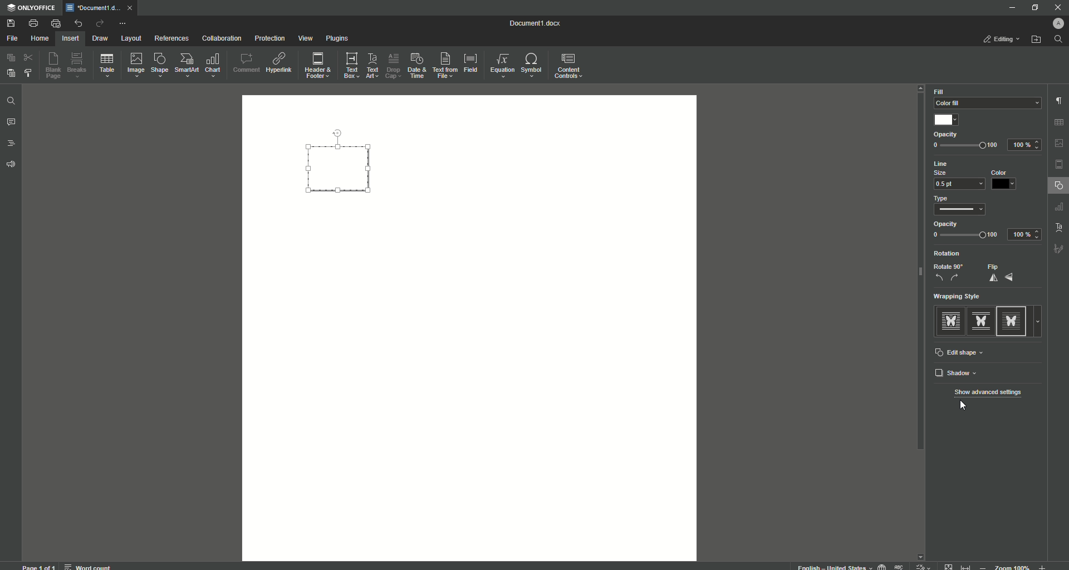  I want to click on Date and Time, so click(416, 66).